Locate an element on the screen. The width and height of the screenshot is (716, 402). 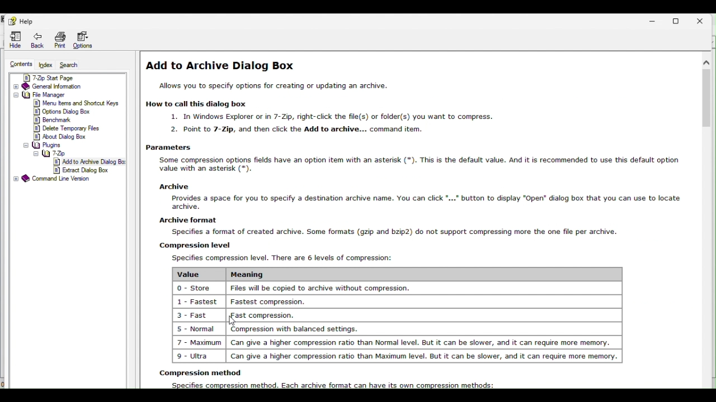
File Manager content is located at coordinates (65, 116).